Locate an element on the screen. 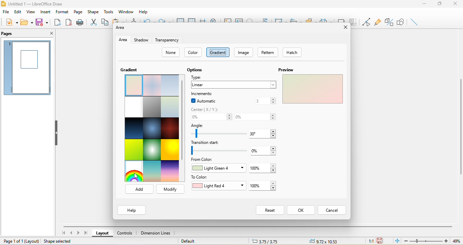 The image size is (463, 245). 0% is located at coordinates (265, 151).